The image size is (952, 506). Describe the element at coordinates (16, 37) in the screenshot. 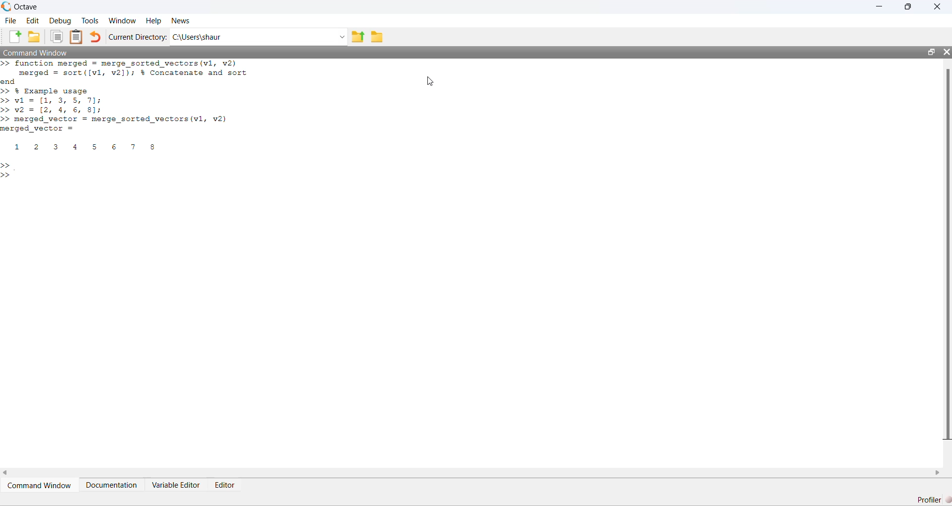

I see `add file` at that location.